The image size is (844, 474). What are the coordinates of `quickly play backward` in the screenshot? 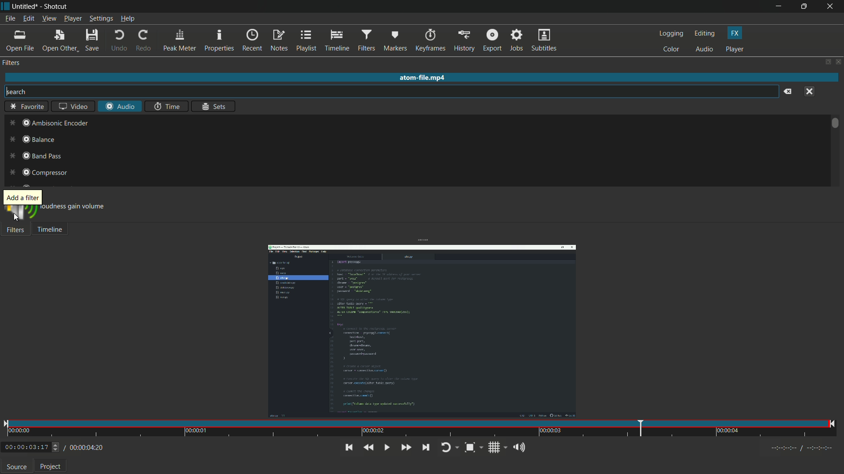 It's located at (368, 448).